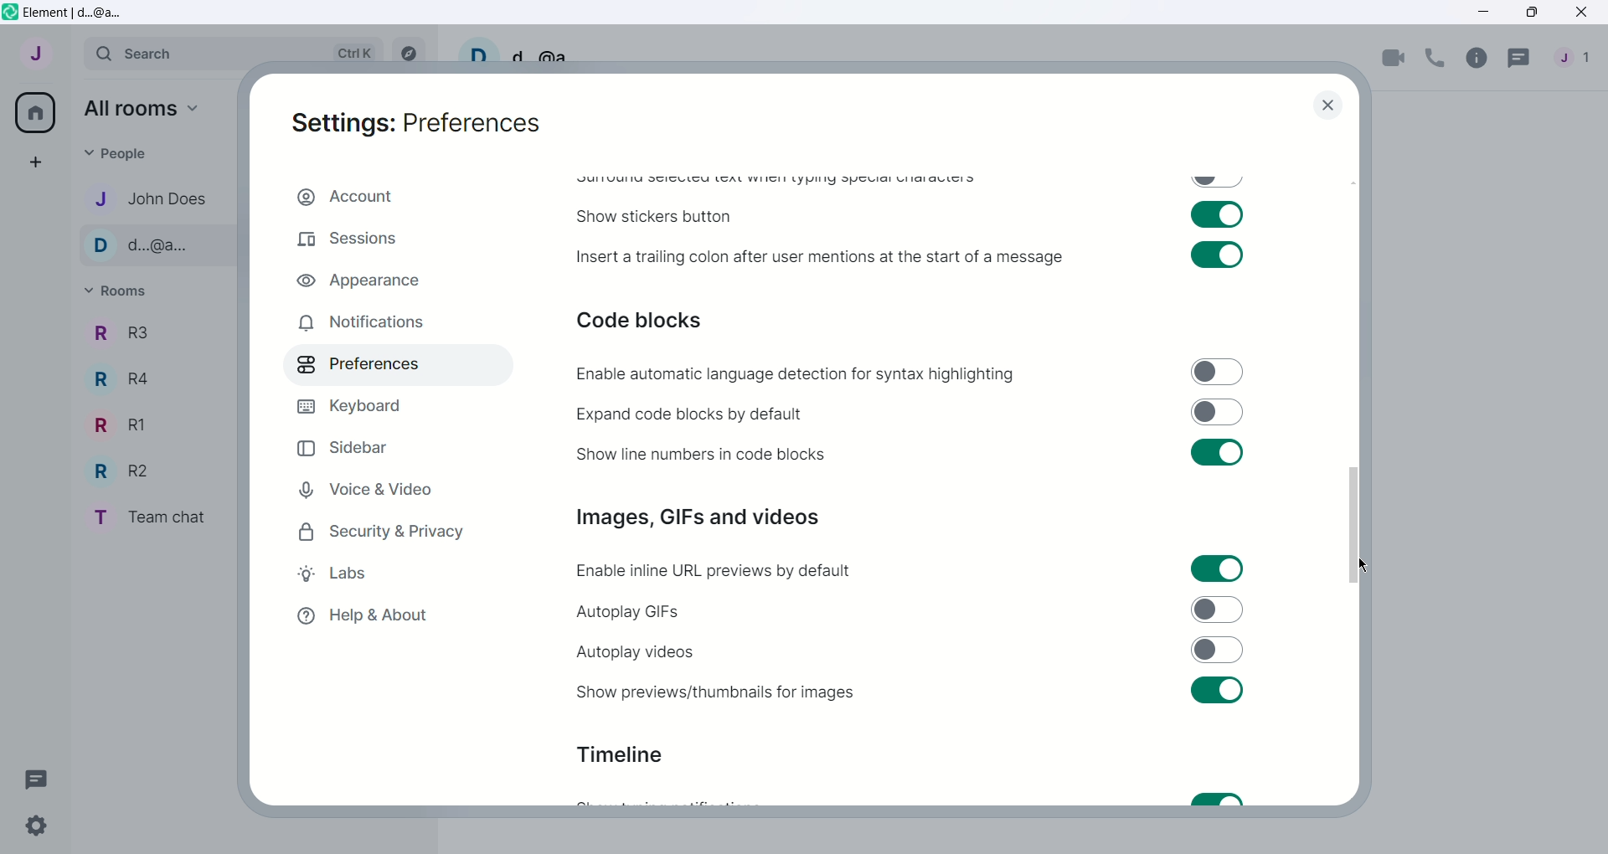 The height and width of the screenshot is (854, 1608). I want to click on Close, so click(1584, 12).